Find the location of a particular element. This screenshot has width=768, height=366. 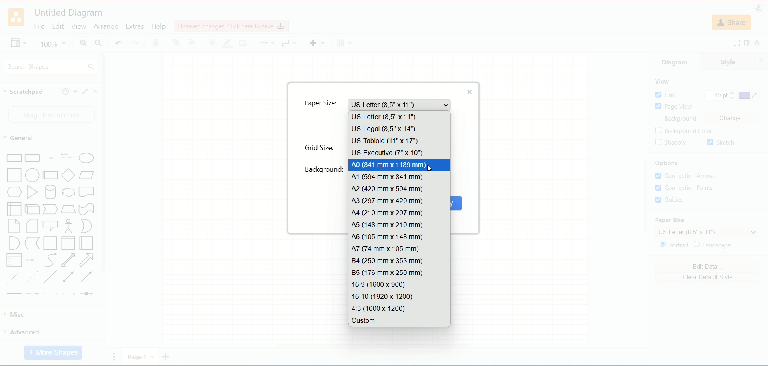

page view is located at coordinates (676, 107).